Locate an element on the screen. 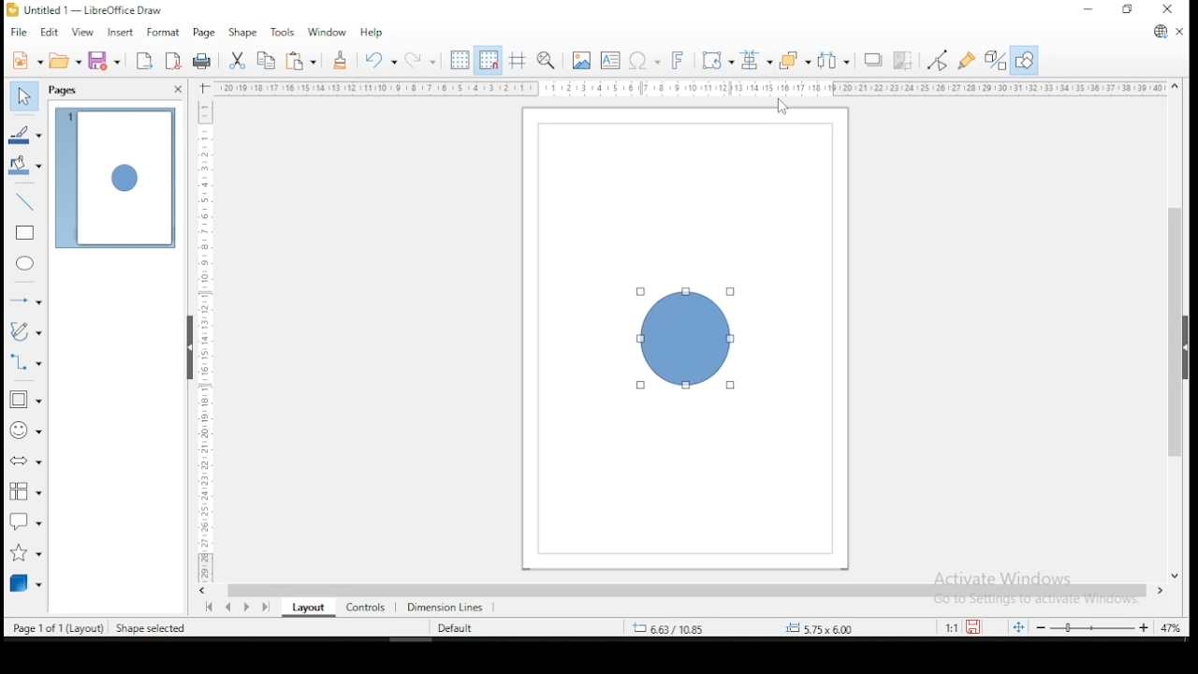  view is located at coordinates (82, 33).